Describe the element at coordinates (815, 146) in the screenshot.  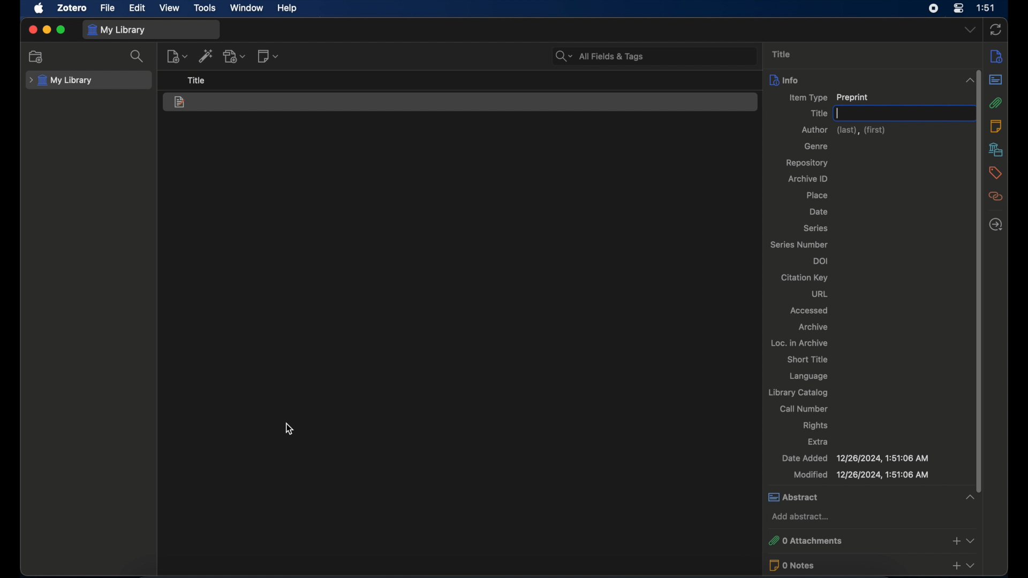
I see `genre` at that location.